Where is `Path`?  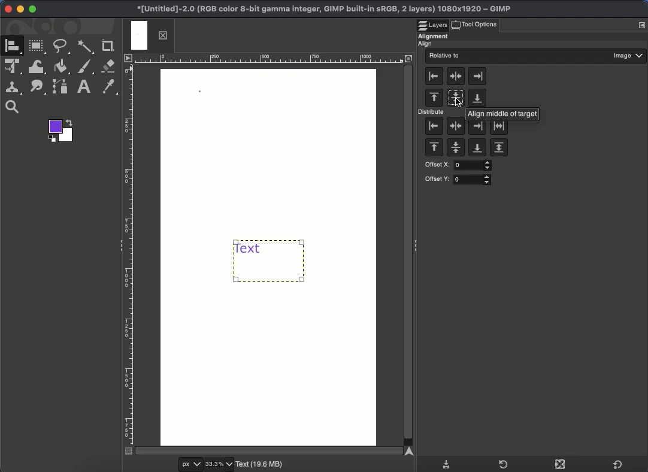 Path is located at coordinates (38, 87).